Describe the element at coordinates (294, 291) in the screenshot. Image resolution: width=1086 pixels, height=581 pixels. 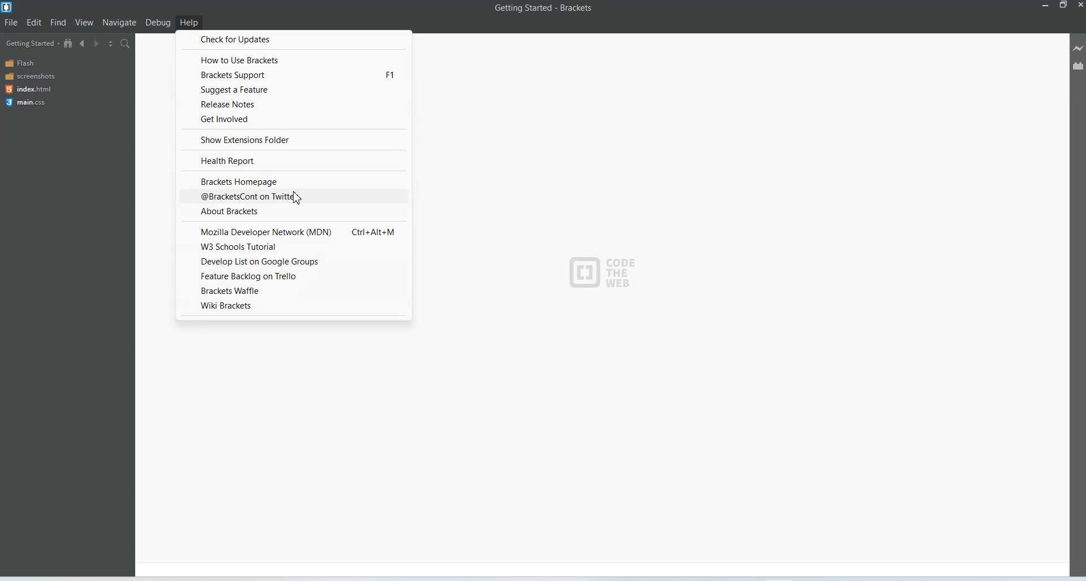
I see `bracket waffle` at that location.